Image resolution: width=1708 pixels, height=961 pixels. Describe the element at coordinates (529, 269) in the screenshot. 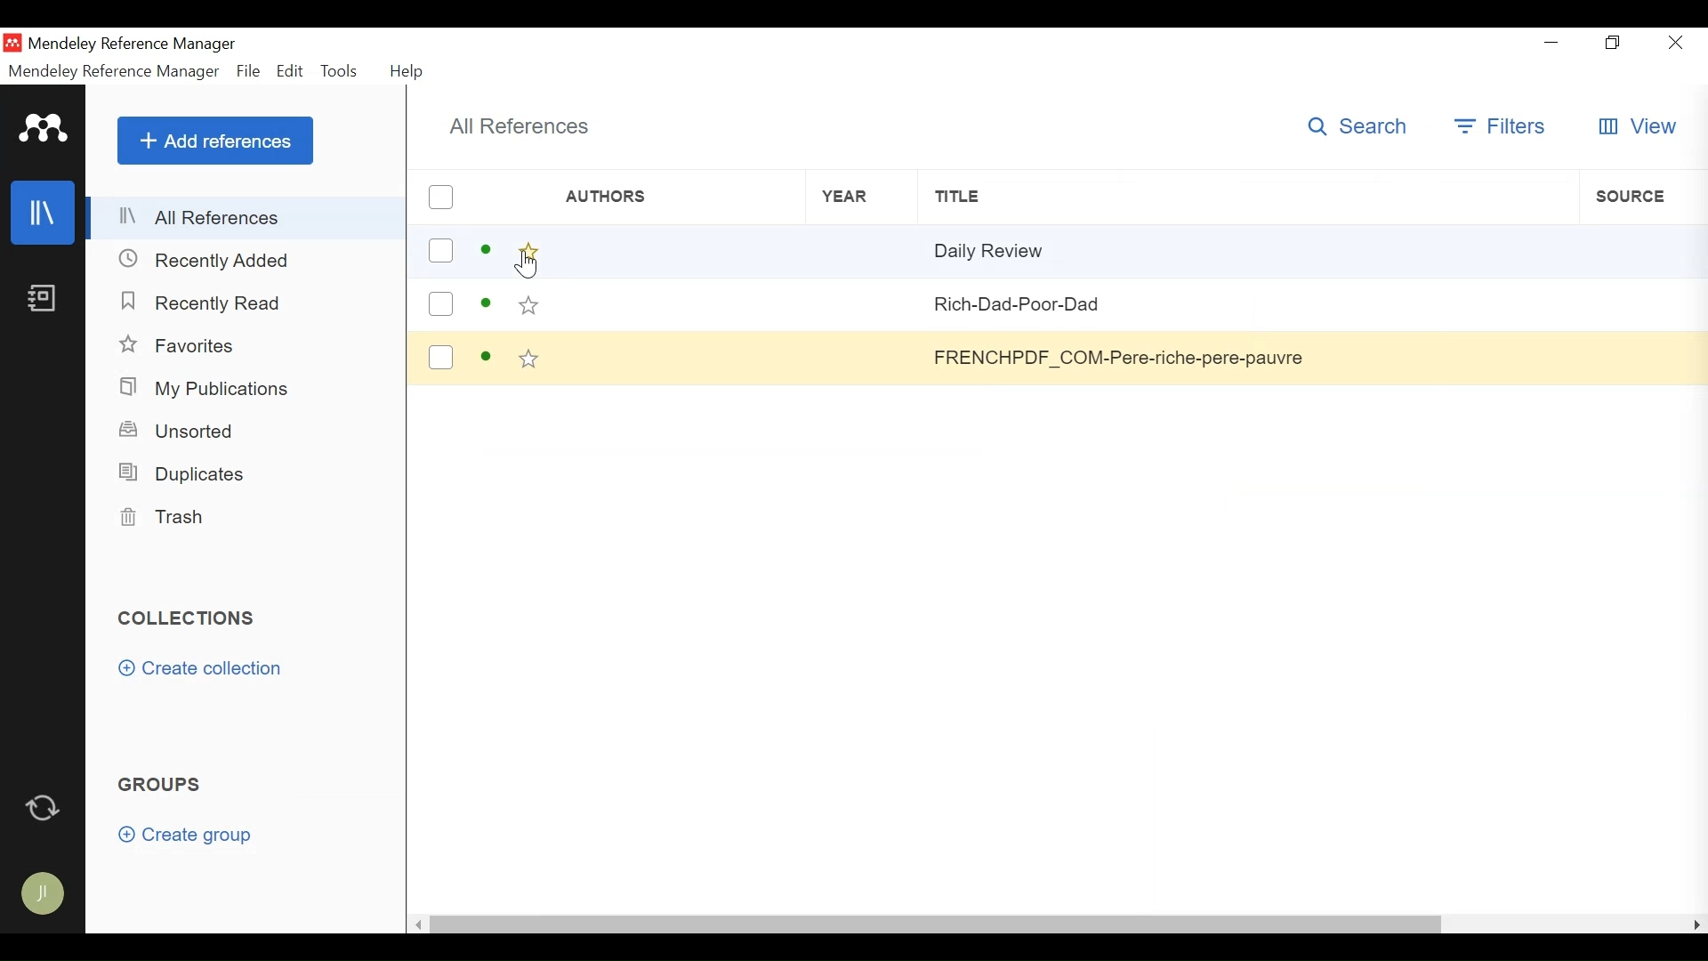

I see `Cursor ` at that location.